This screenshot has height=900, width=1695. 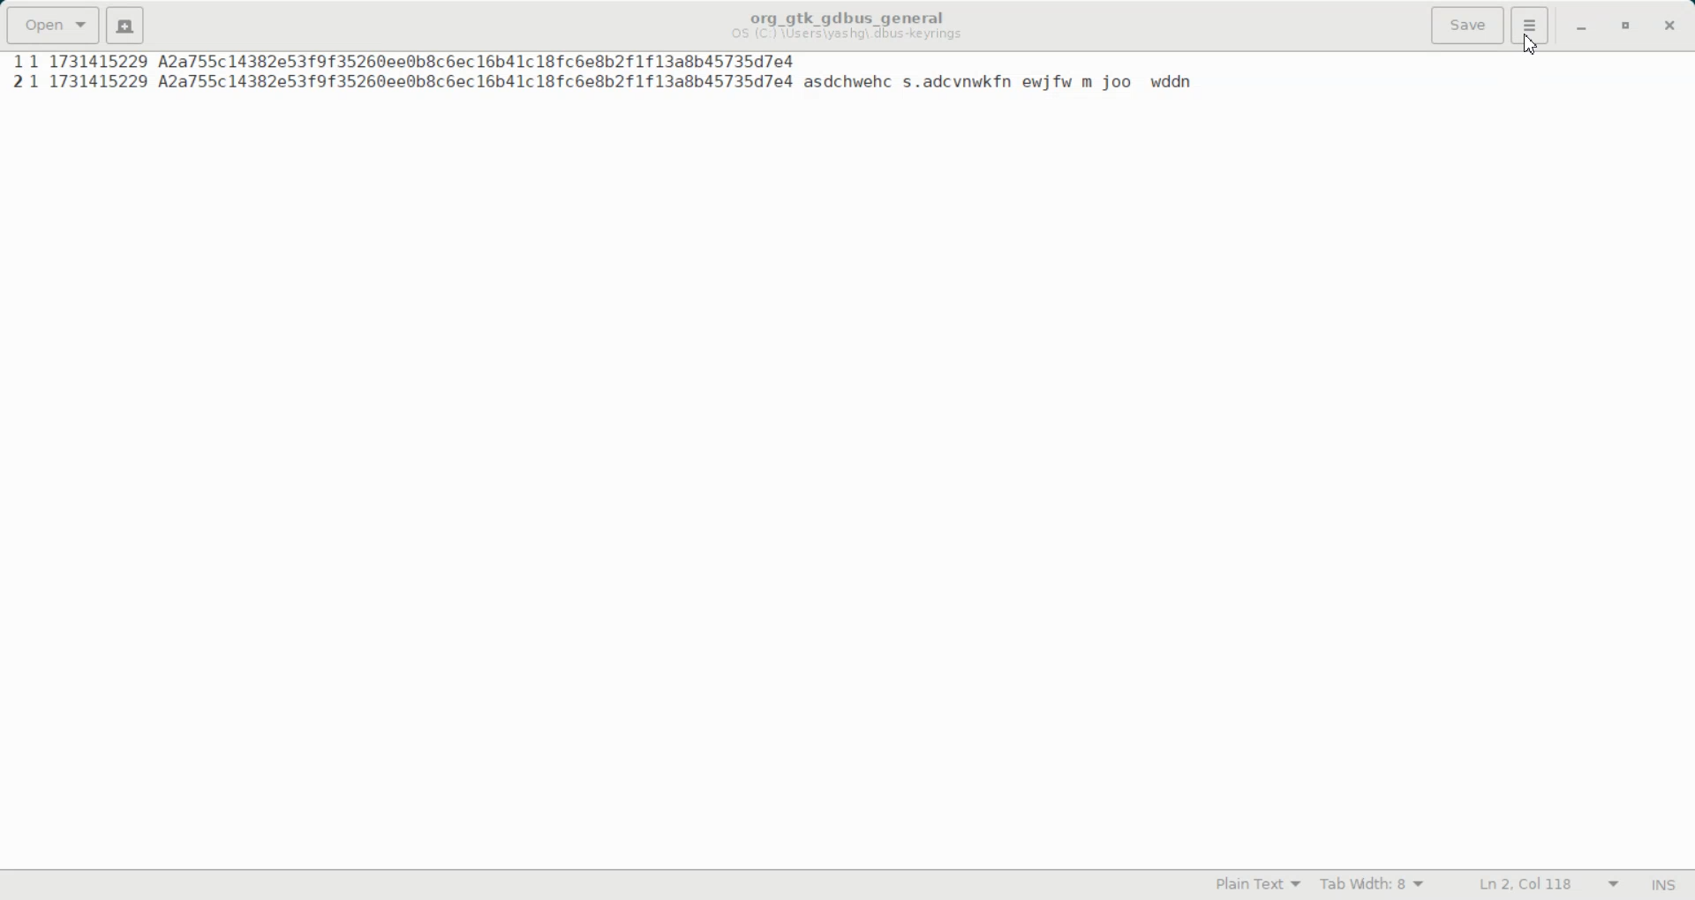 What do you see at coordinates (1670, 26) in the screenshot?
I see `Close` at bounding box center [1670, 26].